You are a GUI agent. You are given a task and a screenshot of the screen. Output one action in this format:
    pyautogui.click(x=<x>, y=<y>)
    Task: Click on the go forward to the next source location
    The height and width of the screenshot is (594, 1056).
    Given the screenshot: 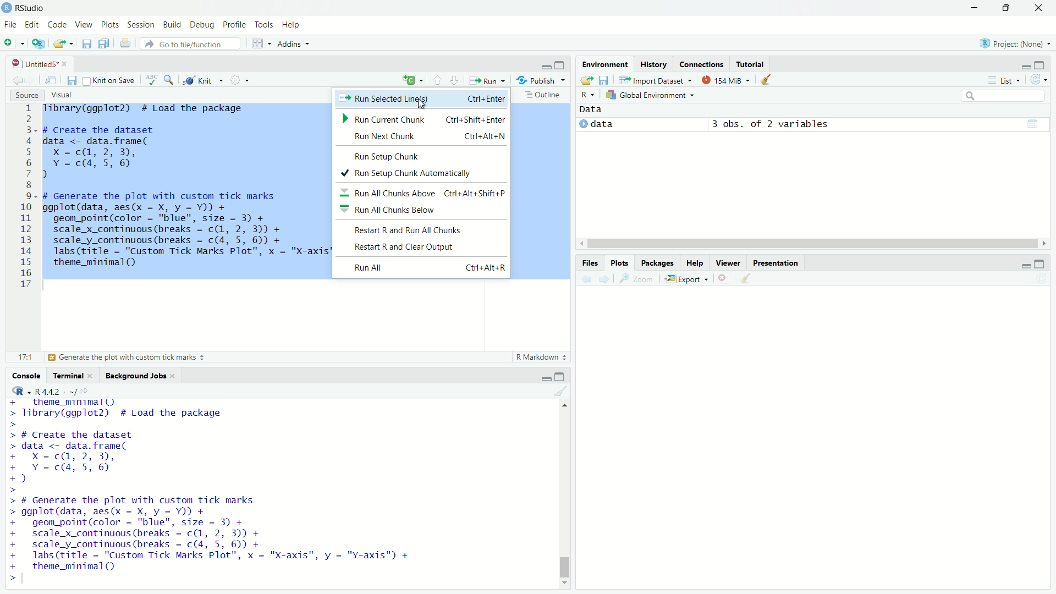 What is the action you would take?
    pyautogui.click(x=33, y=80)
    